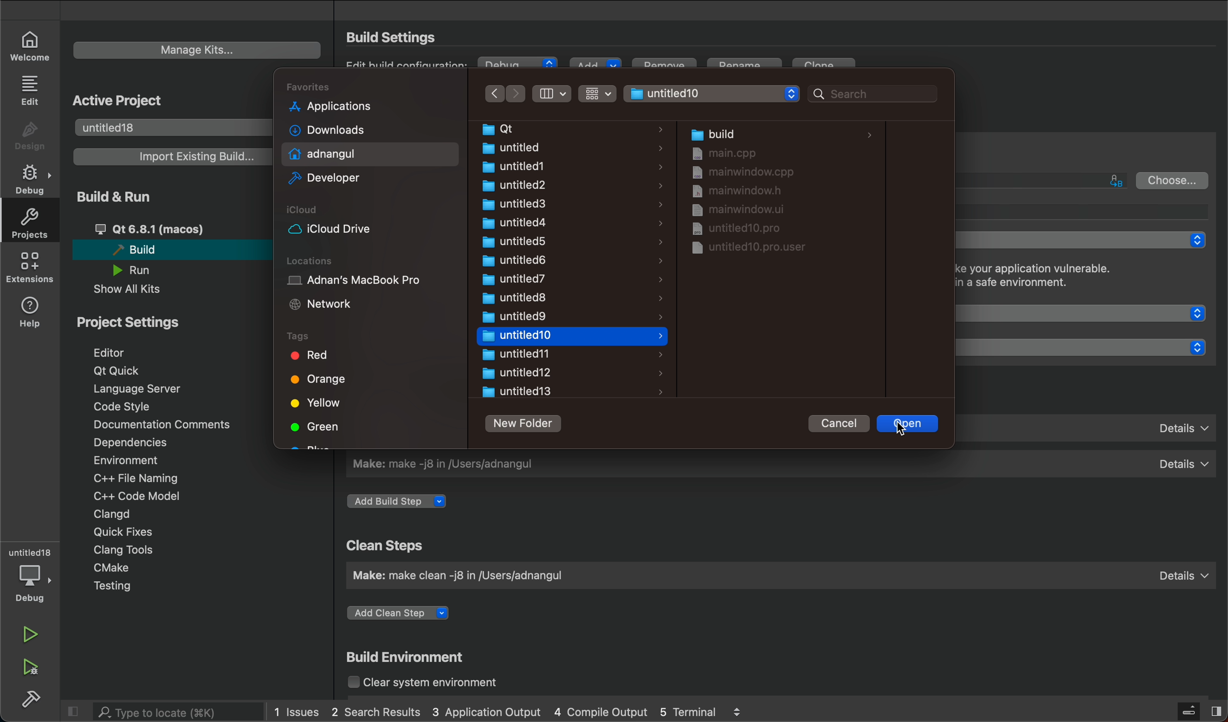  I want to click on mainwindow.h, so click(735, 191).